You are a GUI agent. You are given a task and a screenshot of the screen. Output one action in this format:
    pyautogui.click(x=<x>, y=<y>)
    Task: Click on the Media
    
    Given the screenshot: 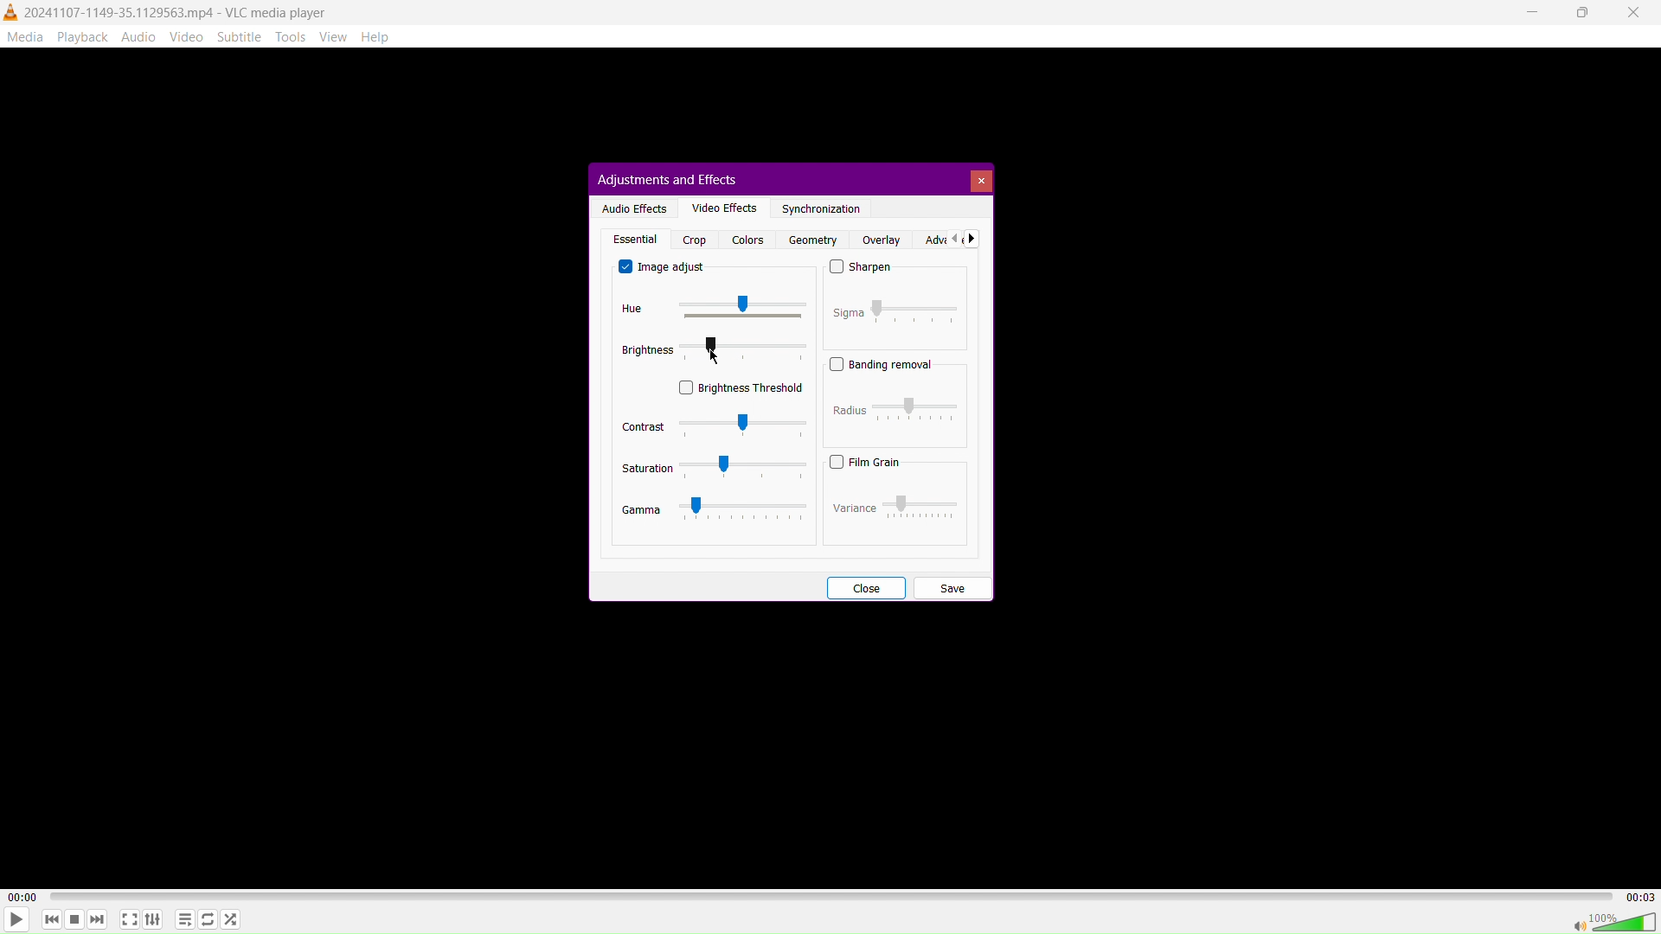 What is the action you would take?
    pyautogui.click(x=24, y=35)
    